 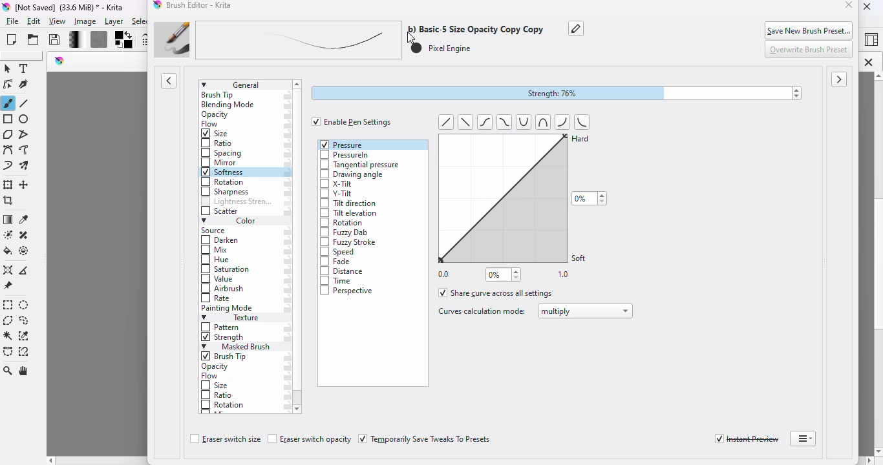 What do you see at coordinates (810, 50) in the screenshot?
I see `overwrite brush preset` at bounding box center [810, 50].